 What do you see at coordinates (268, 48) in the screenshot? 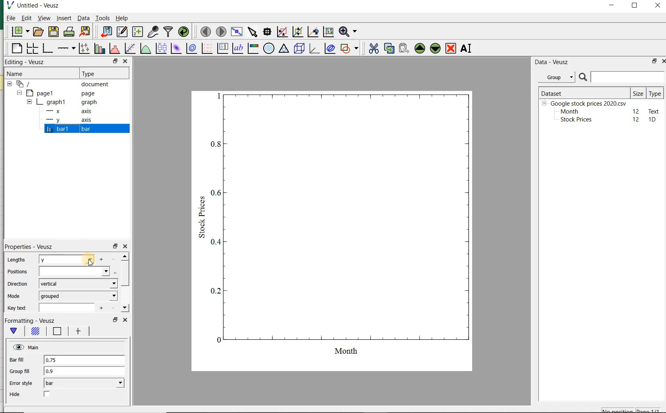
I see `polar graph` at bounding box center [268, 48].